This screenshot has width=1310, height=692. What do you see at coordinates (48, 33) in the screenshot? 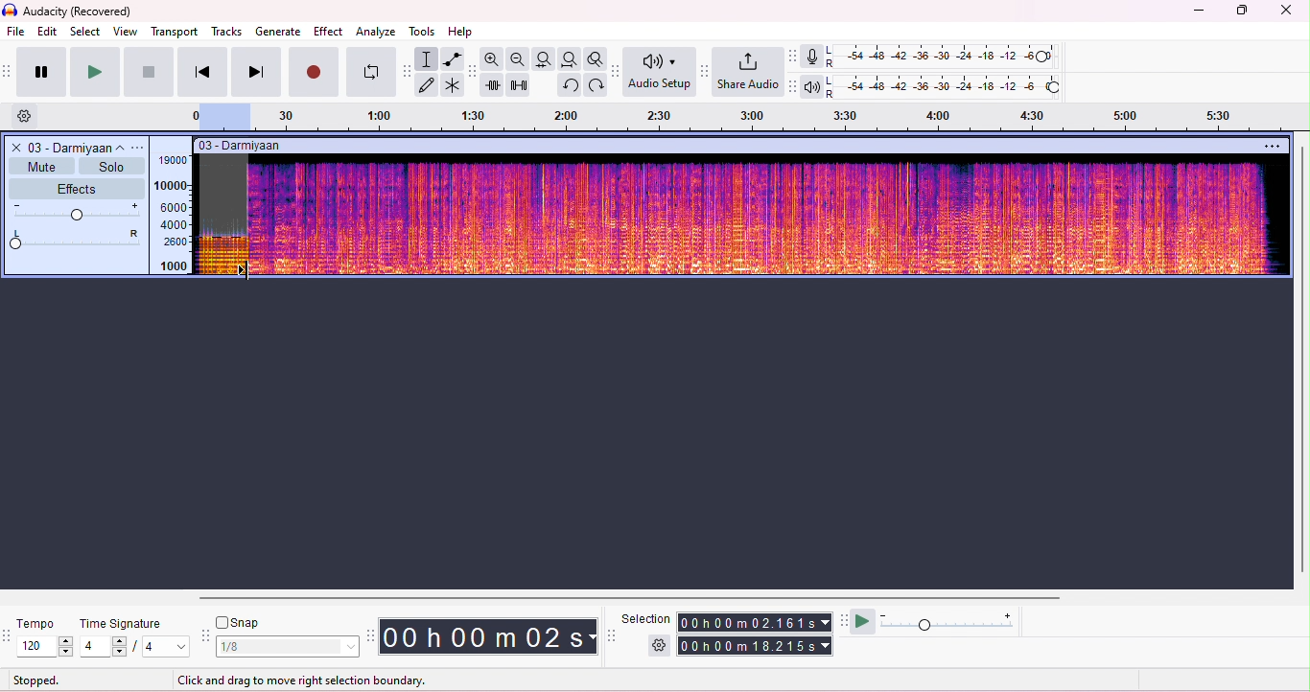
I see `edit` at bounding box center [48, 33].